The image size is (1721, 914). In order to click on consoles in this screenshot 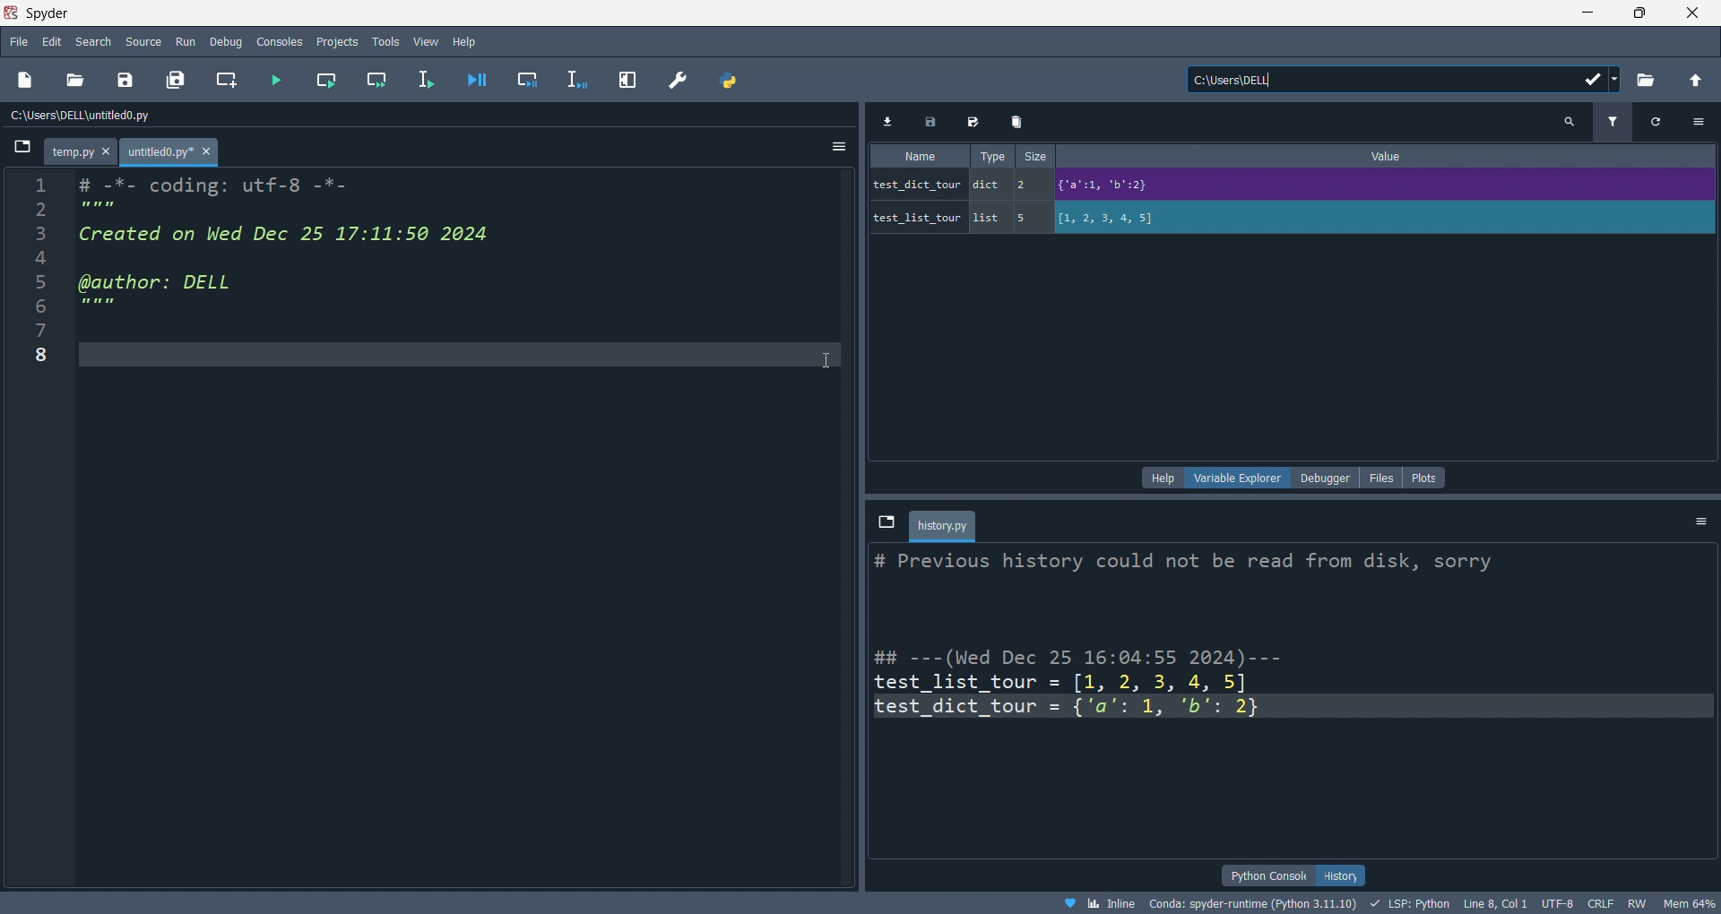, I will do `click(282, 40)`.